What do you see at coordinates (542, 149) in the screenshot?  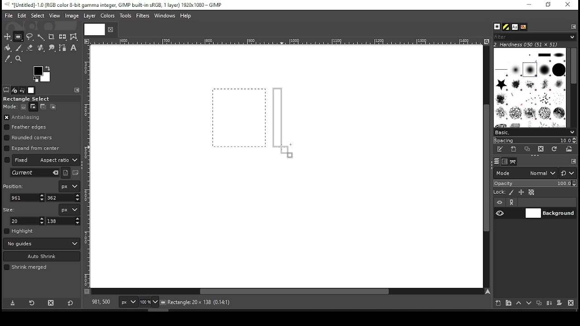 I see `delete brush` at bounding box center [542, 149].